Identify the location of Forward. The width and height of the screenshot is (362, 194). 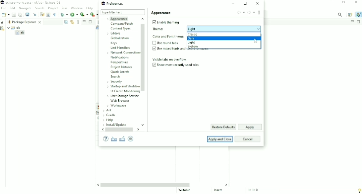
(251, 13).